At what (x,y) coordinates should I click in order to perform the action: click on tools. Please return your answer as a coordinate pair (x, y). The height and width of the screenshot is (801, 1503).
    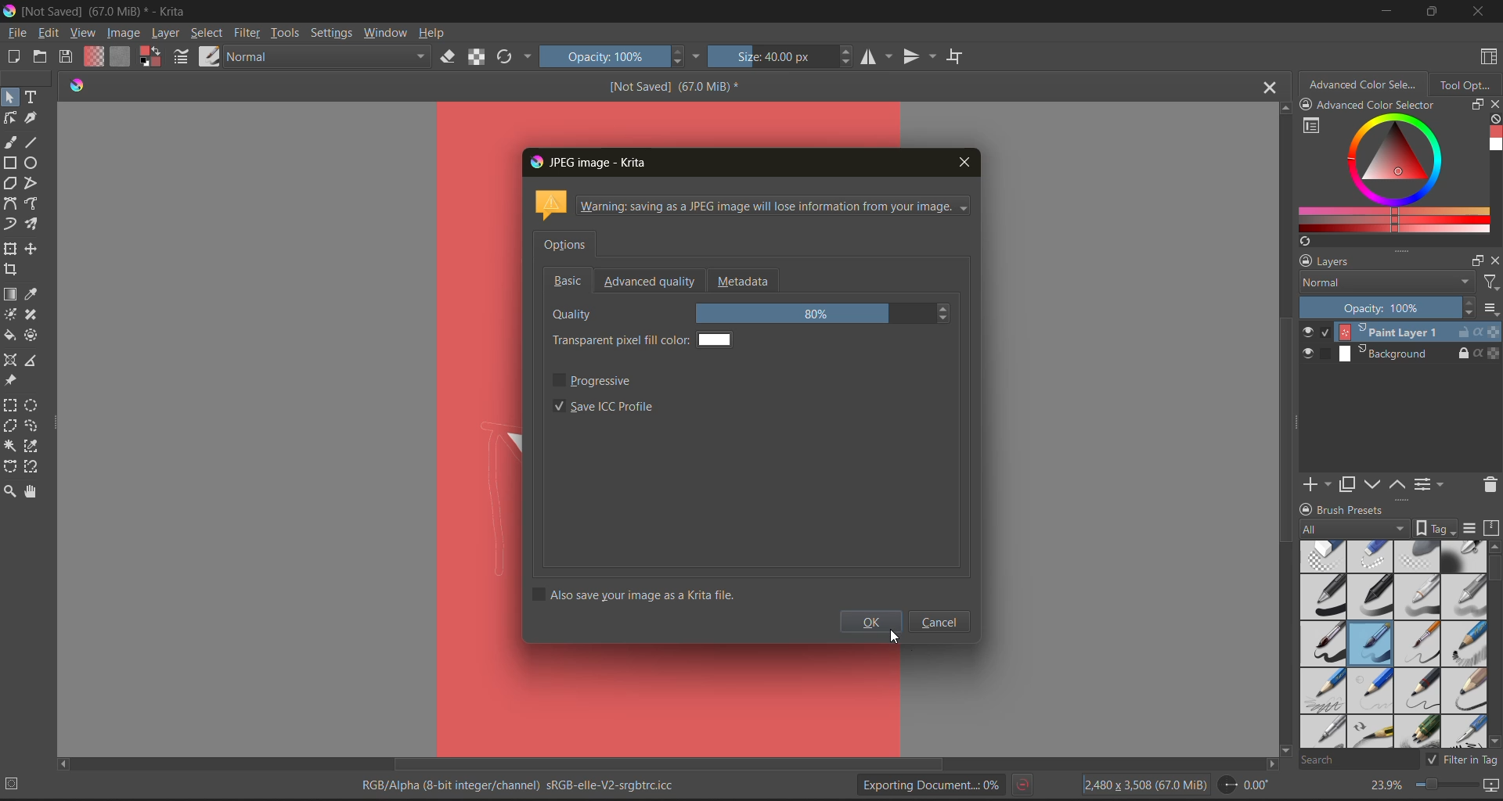
    Looking at the image, I should click on (9, 447).